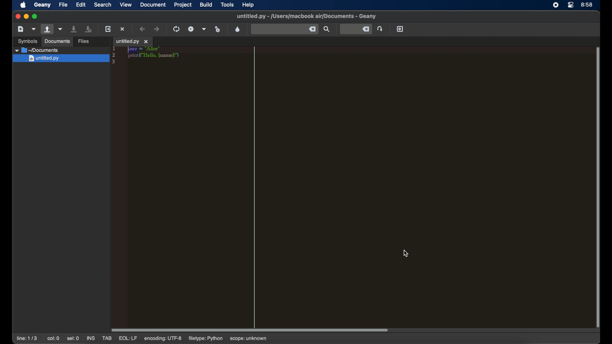 The height and width of the screenshot is (344, 612). Describe the element at coordinates (157, 29) in the screenshot. I see `navigate forward a location` at that location.